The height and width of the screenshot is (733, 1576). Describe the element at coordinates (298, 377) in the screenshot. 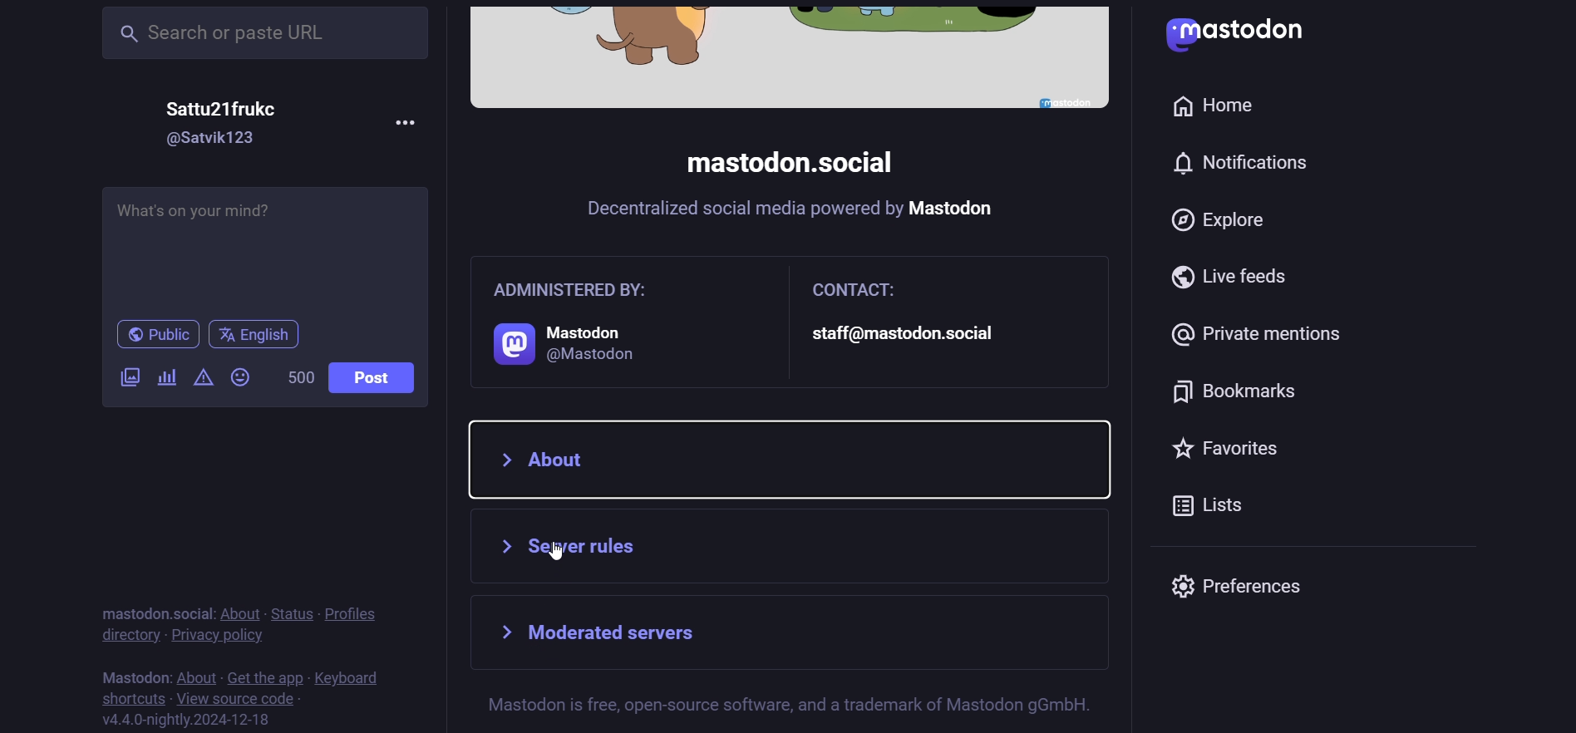

I see `word limit` at that location.